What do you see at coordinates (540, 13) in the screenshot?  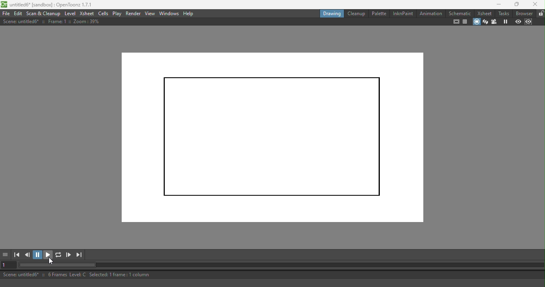 I see `Lock rooms tab` at bounding box center [540, 13].